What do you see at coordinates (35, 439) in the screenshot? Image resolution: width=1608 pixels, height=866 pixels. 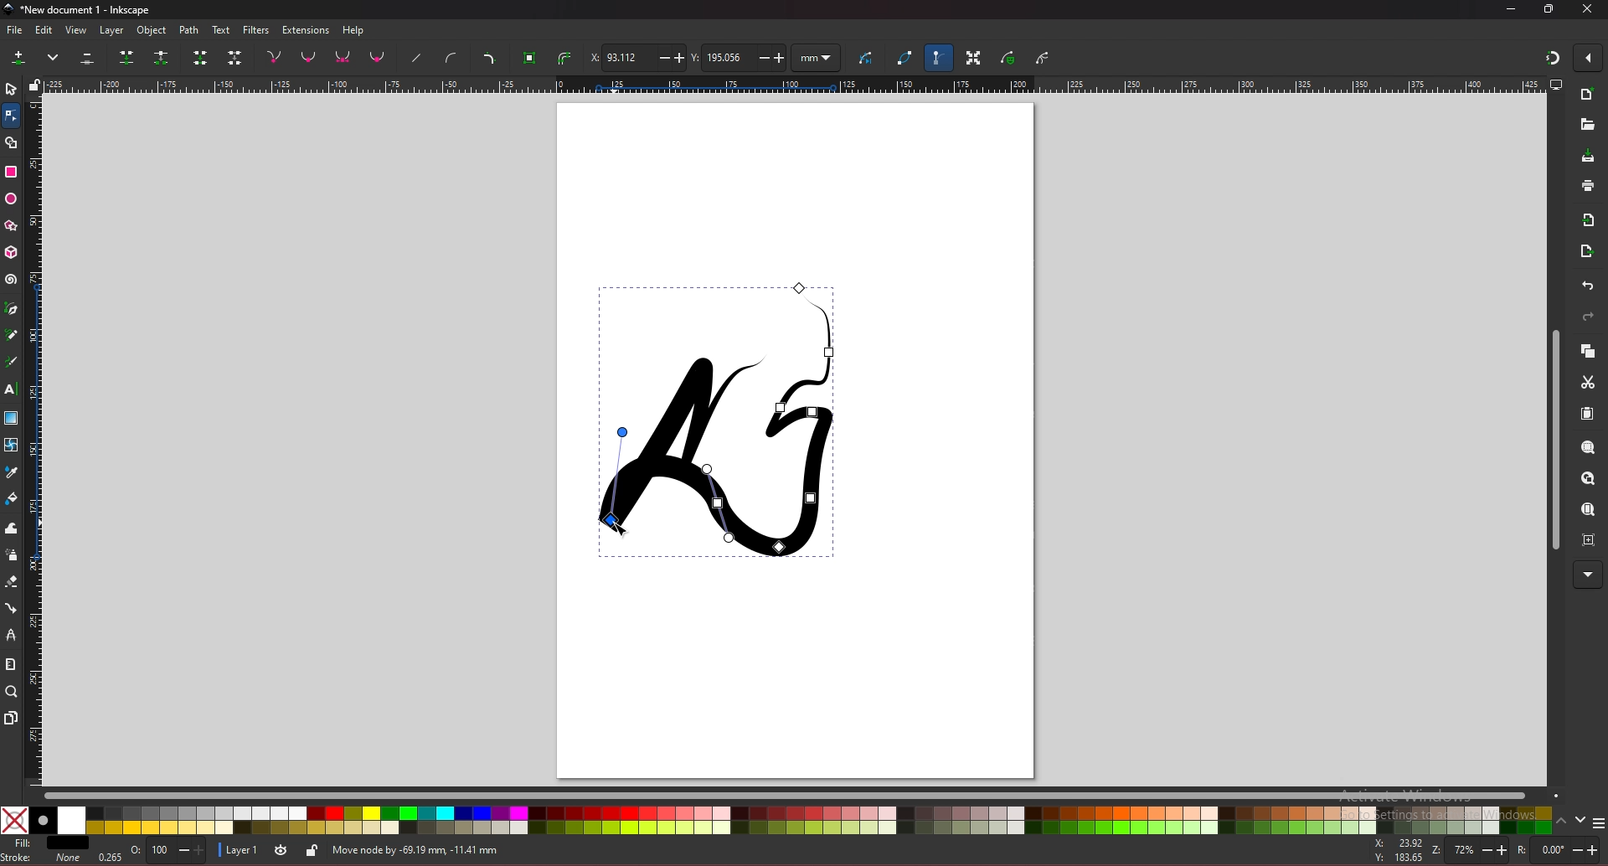 I see `vertical scale` at bounding box center [35, 439].